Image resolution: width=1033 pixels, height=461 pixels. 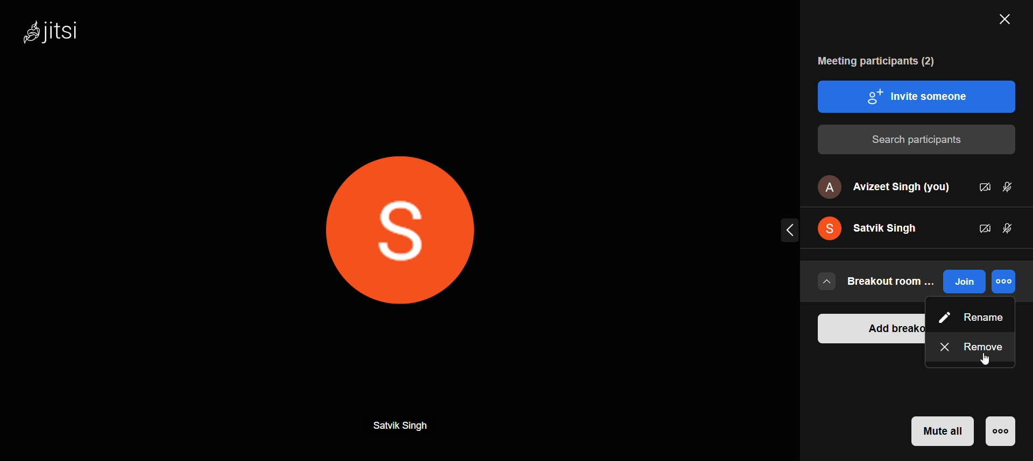 I want to click on participant video status, so click(x=982, y=227).